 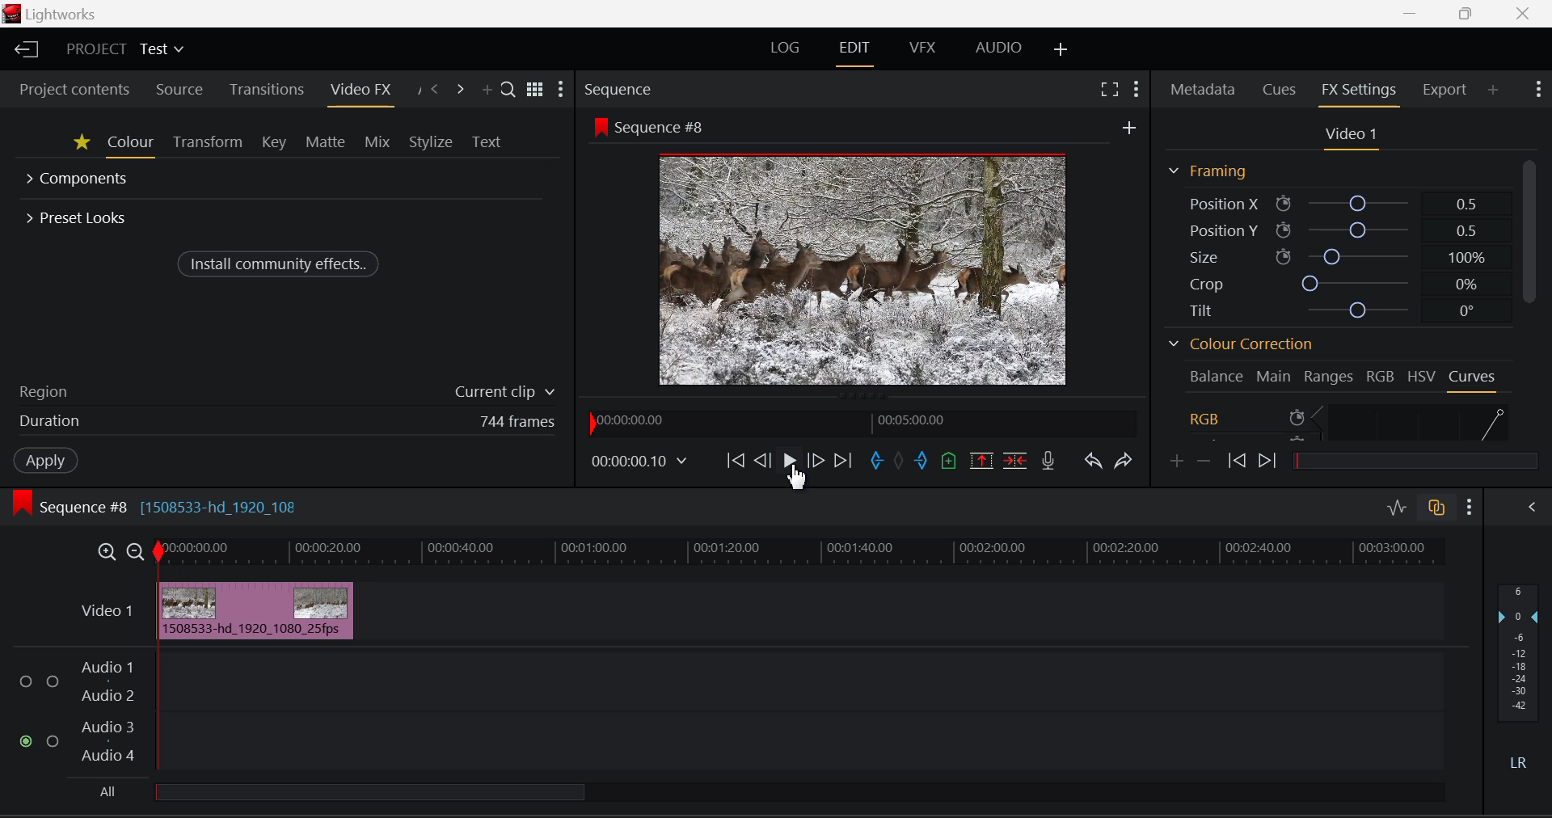 I want to click on Mark Out, so click(x=921, y=461).